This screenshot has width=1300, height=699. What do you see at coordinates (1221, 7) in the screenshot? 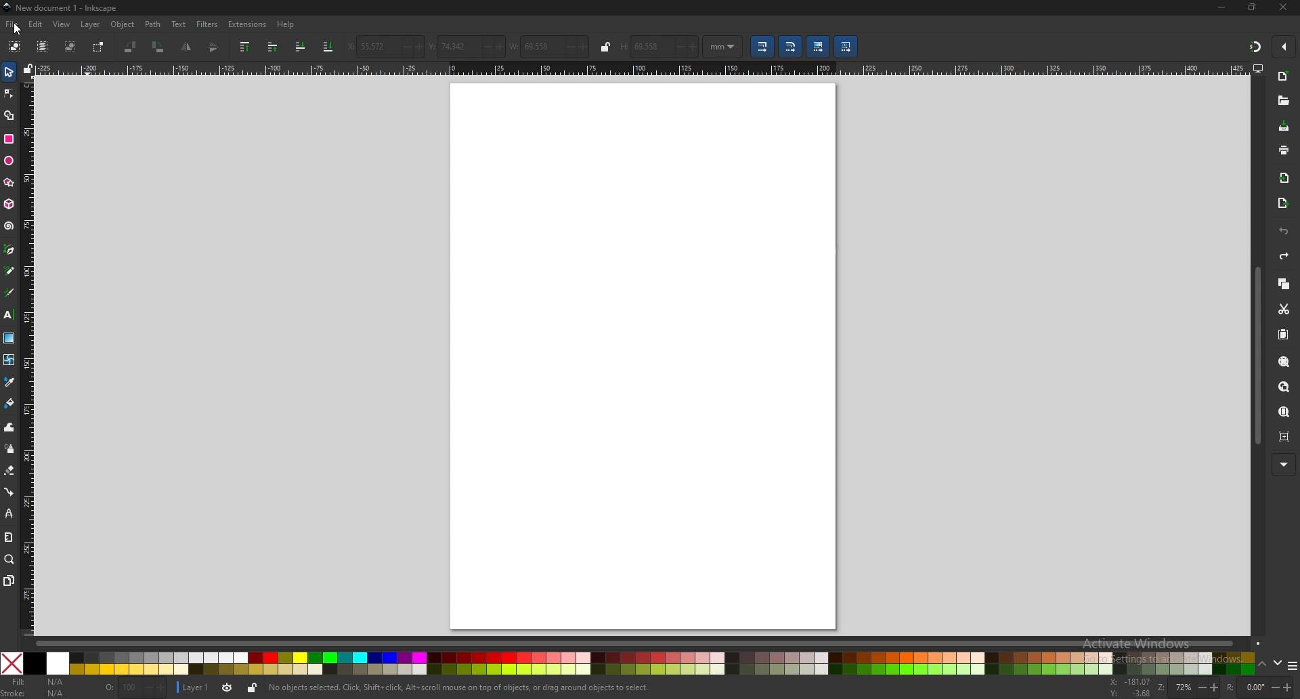
I see `minimize` at bounding box center [1221, 7].